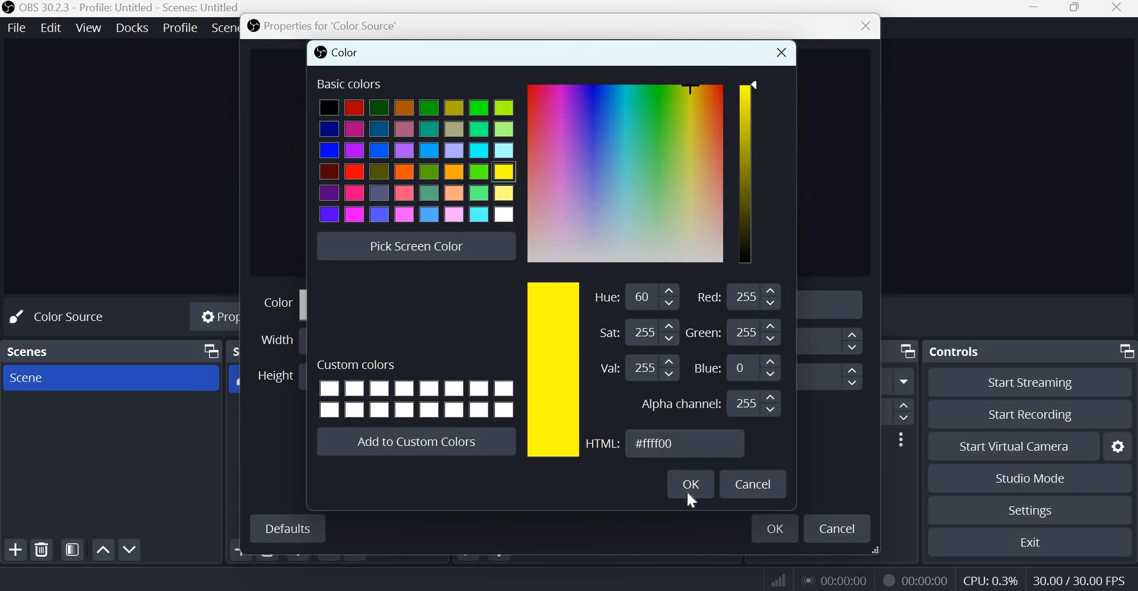  What do you see at coordinates (271, 304) in the screenshot?
I see `Color` at bounding box center [271, 304].